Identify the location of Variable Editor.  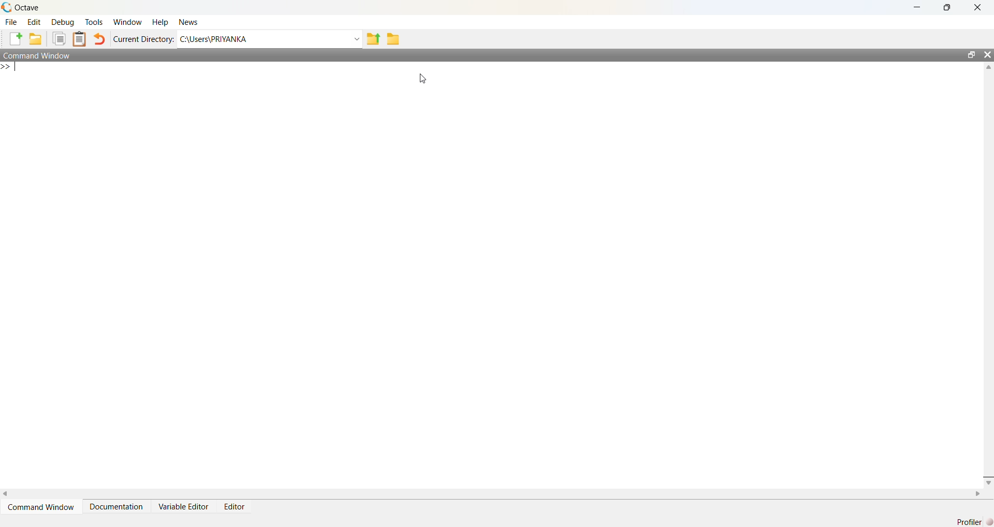
(183, 506).